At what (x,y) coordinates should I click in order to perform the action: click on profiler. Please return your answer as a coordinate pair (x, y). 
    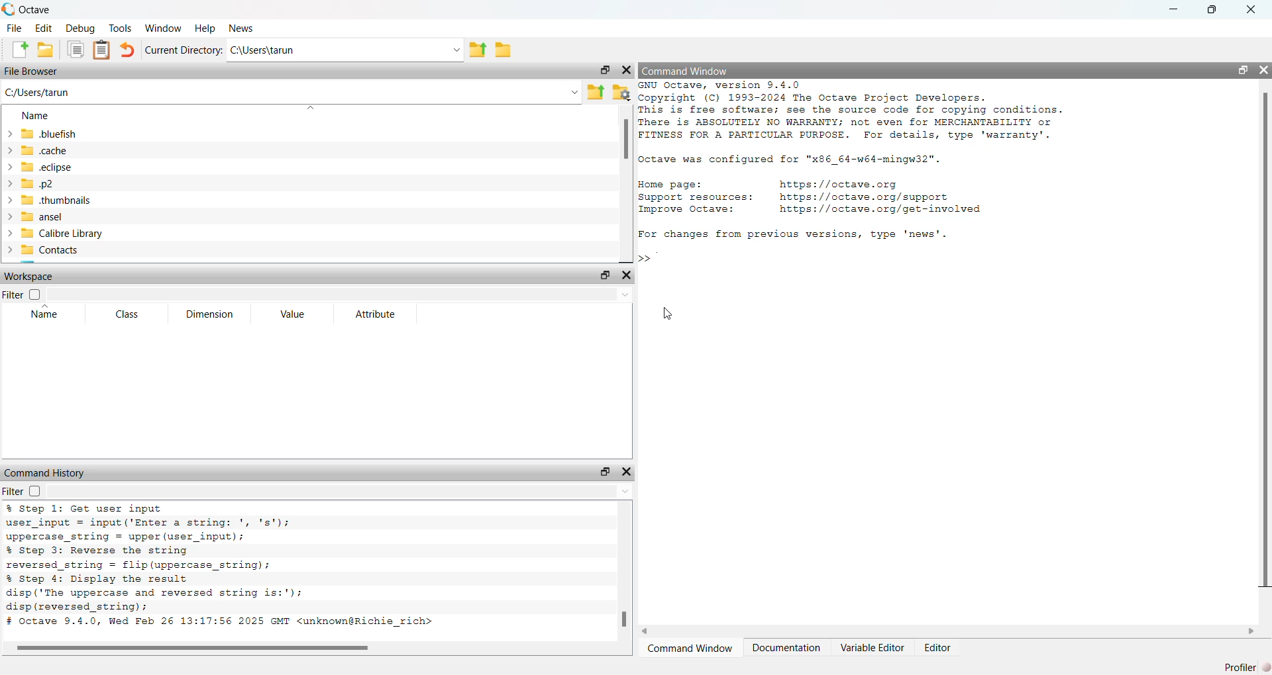
    Looking at the image, I should click on (1247, 665).